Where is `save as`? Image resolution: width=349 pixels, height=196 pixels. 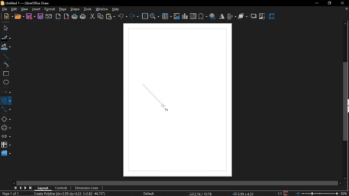 save as is located at coordinates (40, 17).